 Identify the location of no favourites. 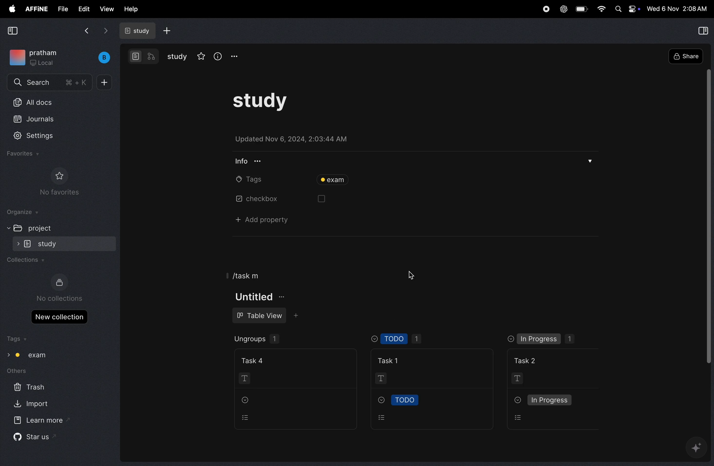
(60, 181).